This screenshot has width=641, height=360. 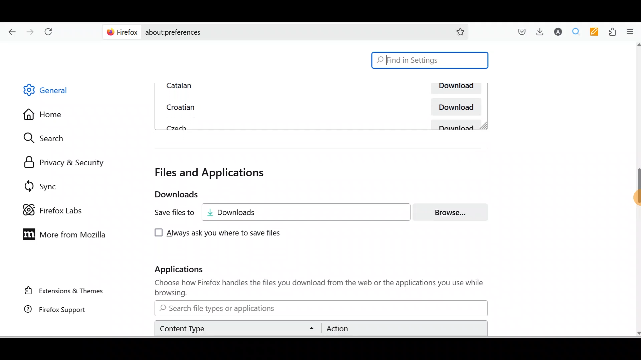 What do you see at coordinates (31, 33) in the screenshot?
I see `Go forward one page` at bounding box center [31, 33].